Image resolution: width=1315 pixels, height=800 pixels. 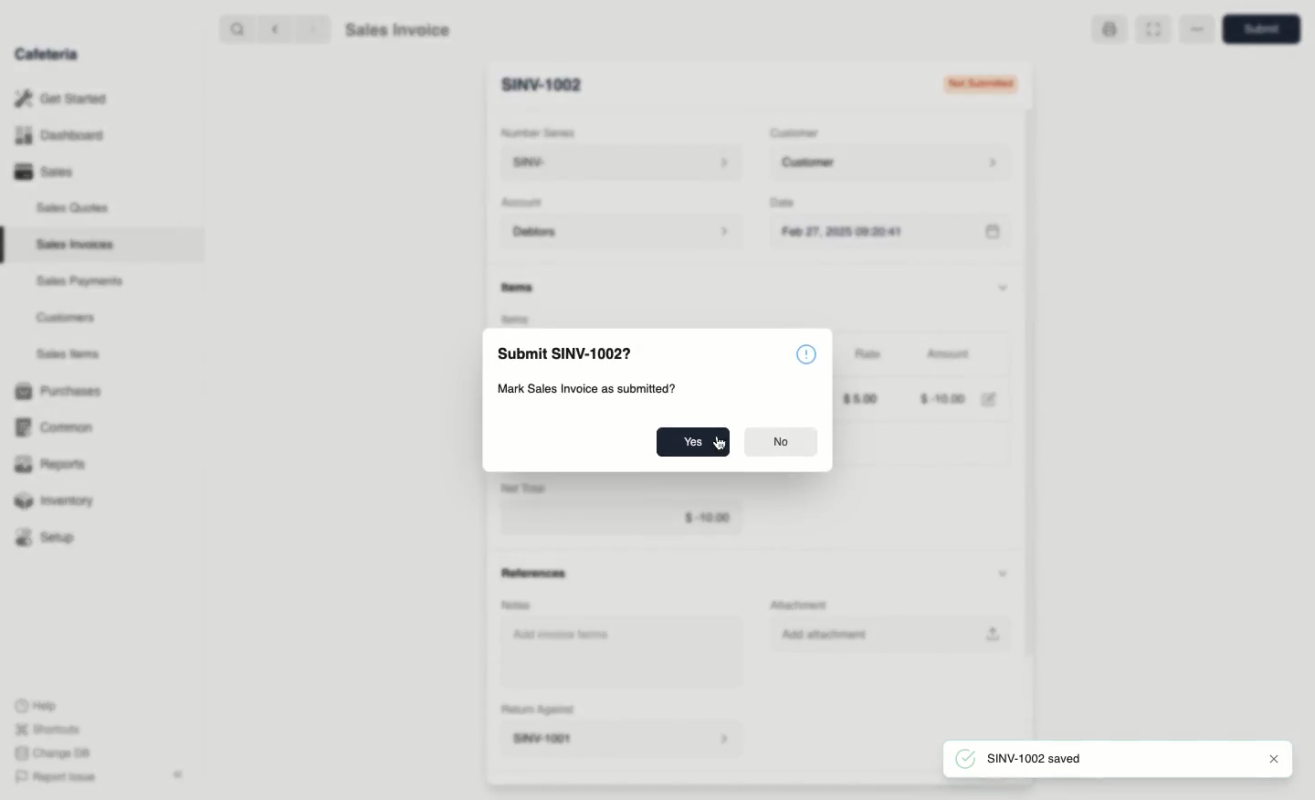 What do you see at coordinates (47, 537) in the screenshot?
I see `Setup` at bounding box center [47, 537].